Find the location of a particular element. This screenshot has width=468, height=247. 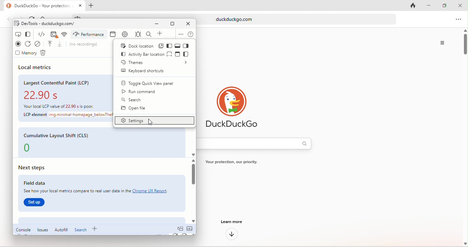

open file is located at coordinates (135, 108).